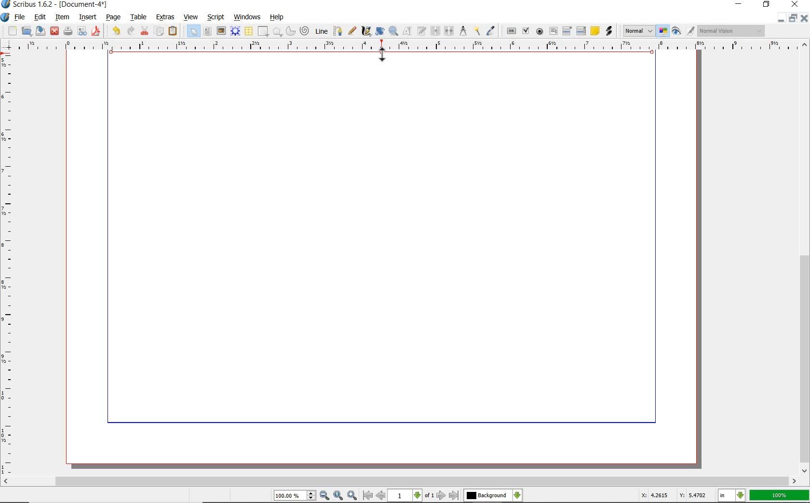  What do you see at coordinates (379, 32) in the screenshot?
I see `rotate item` at bounding box center [379, 32].